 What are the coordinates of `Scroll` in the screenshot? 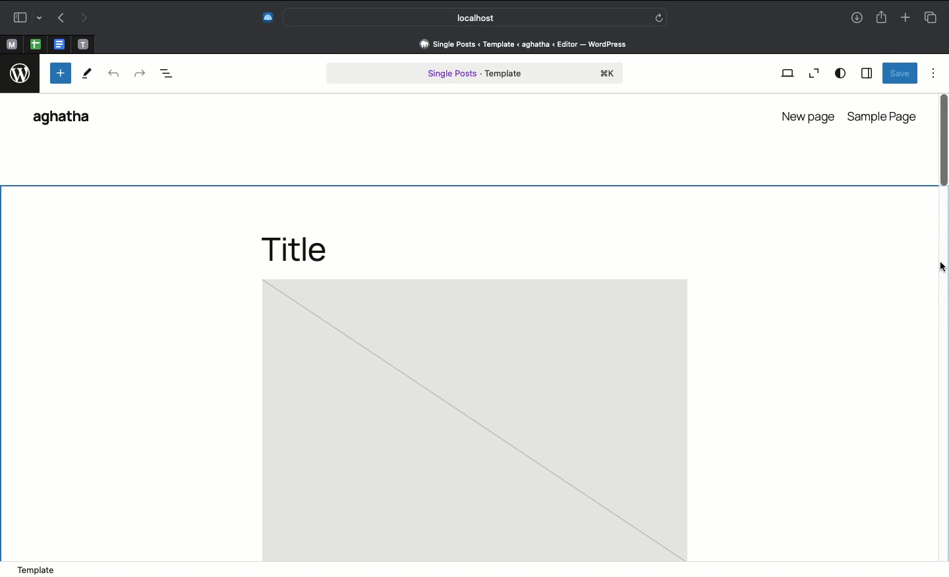 It's located at (942, 169).